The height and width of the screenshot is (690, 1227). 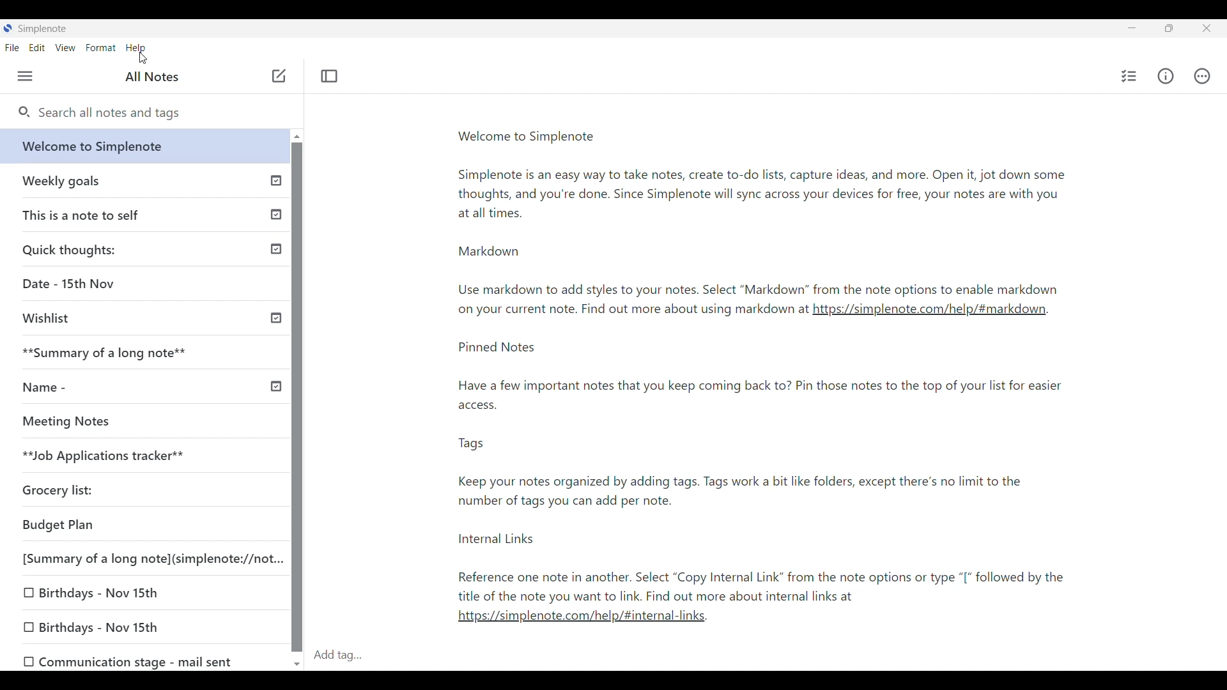 I want to click on Actions, so click(x=1202, y=76).